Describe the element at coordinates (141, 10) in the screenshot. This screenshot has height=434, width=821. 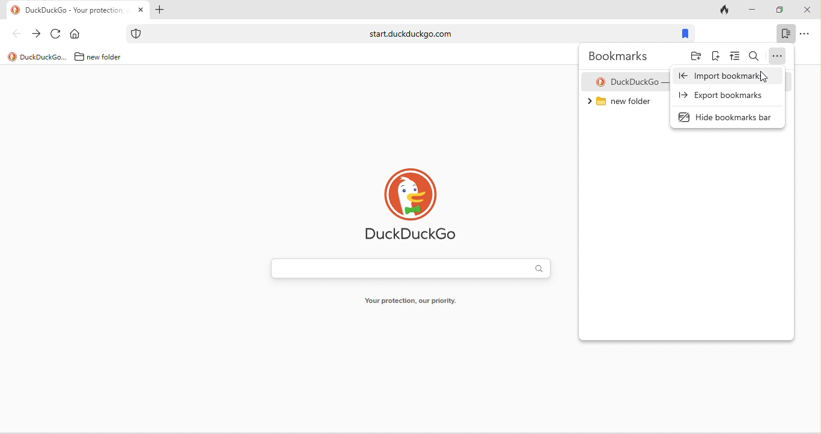
I see `close tab` at that location.